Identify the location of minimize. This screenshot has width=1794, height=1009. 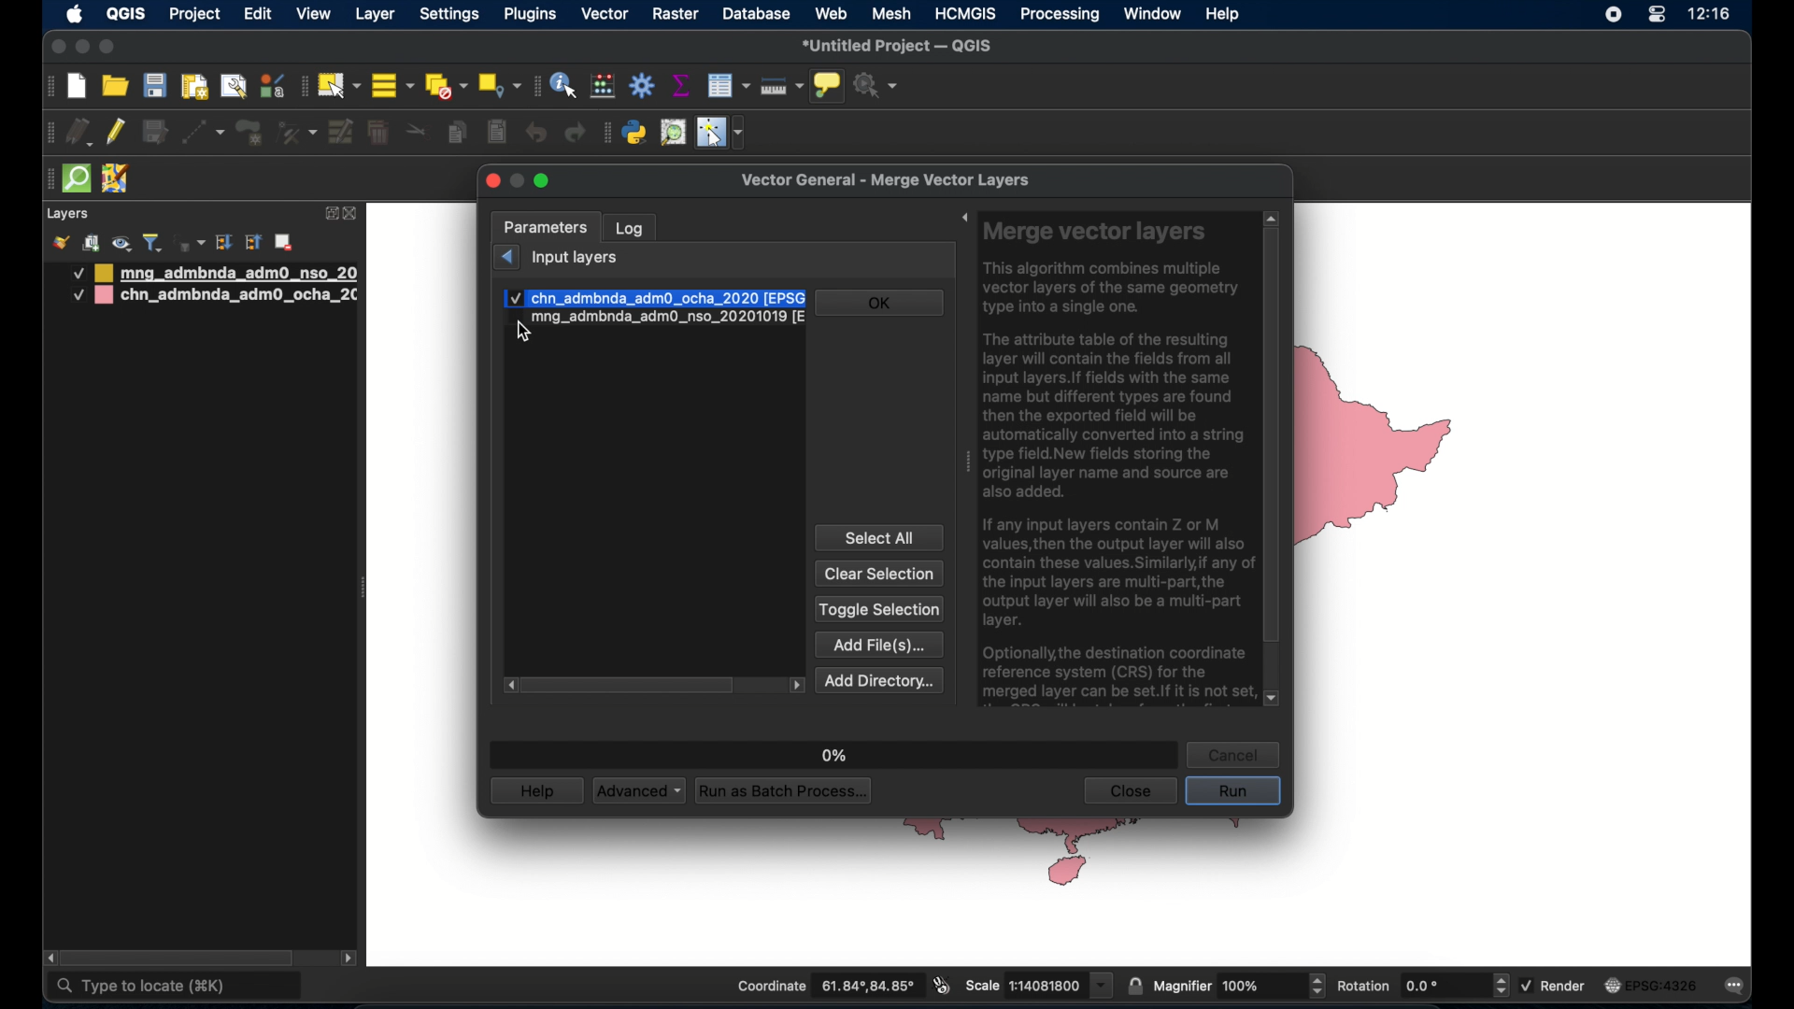
(518, 180).